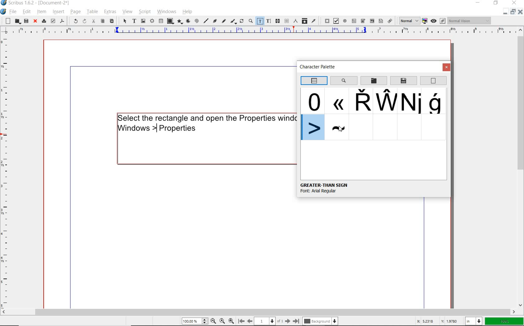 This screenshot has height=326, width=524. I want to click on open, so click(17, 21).